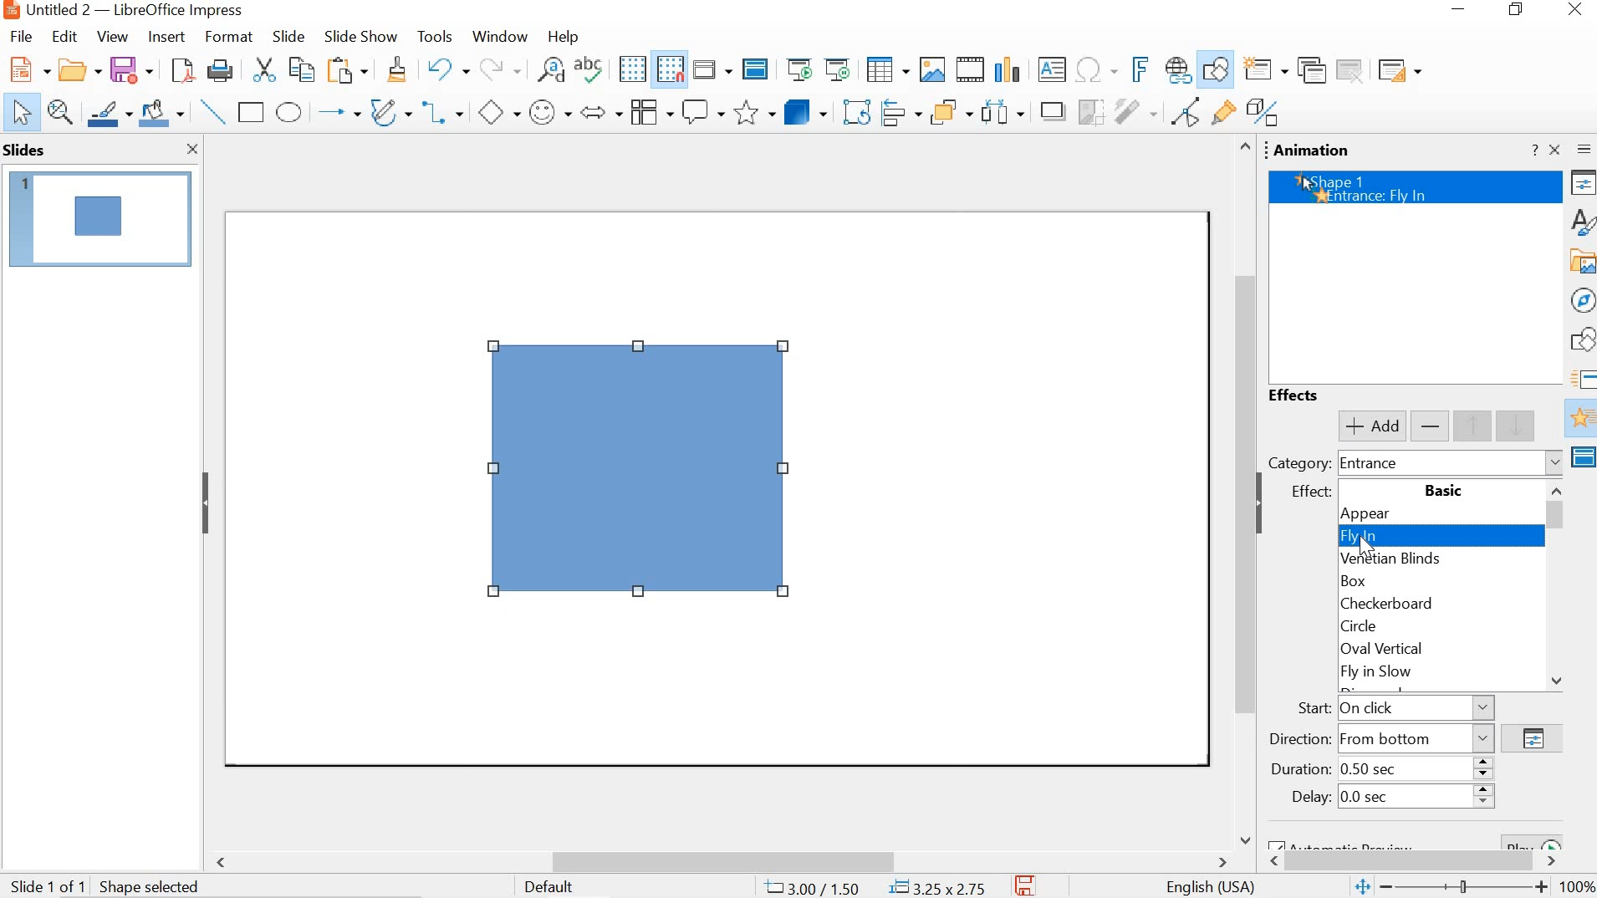 This screenshot has width=1597, height=898. What do you see at coordinates (638, 471) in the screenshot?
I see `object animated` at bounding box center [638, 471].